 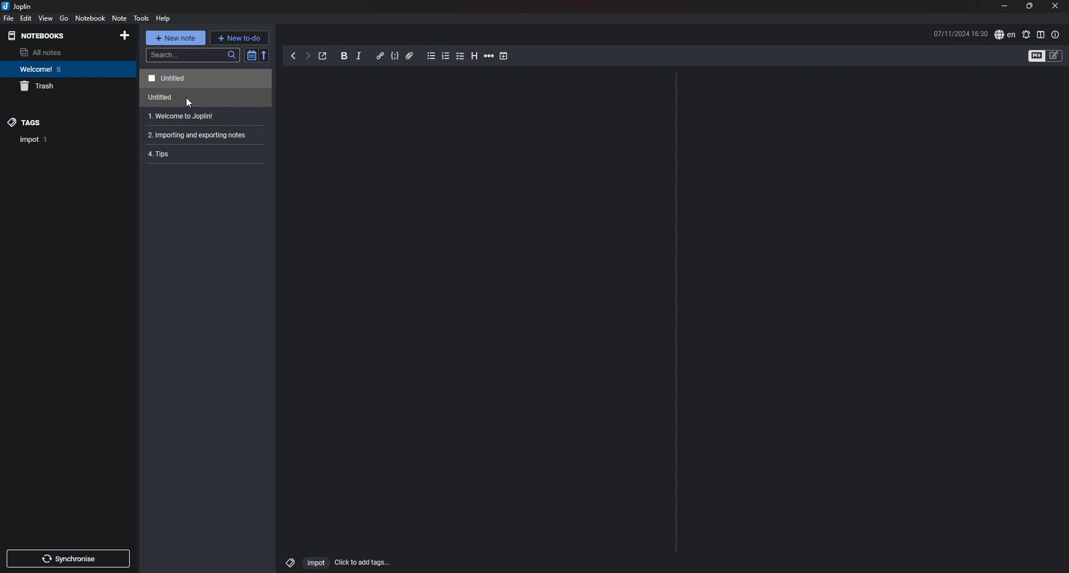 What do you see at coordinates (52, 36) in the screenshot?
I see `notebooks` at bounding box center [52, 36].